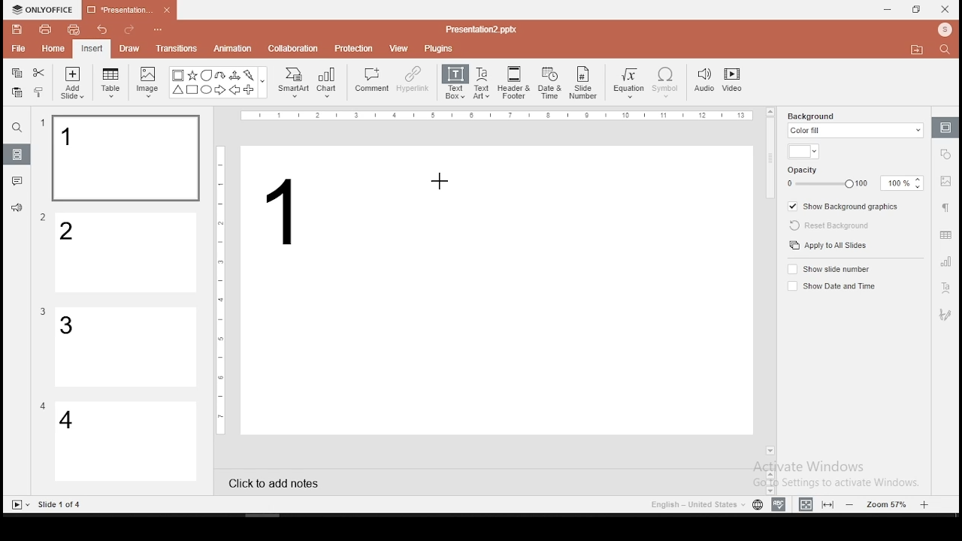 This screenshot has width=962, height=541. Describe the element at coordinates (43, 312) in the screenshot. I see `` at that location.